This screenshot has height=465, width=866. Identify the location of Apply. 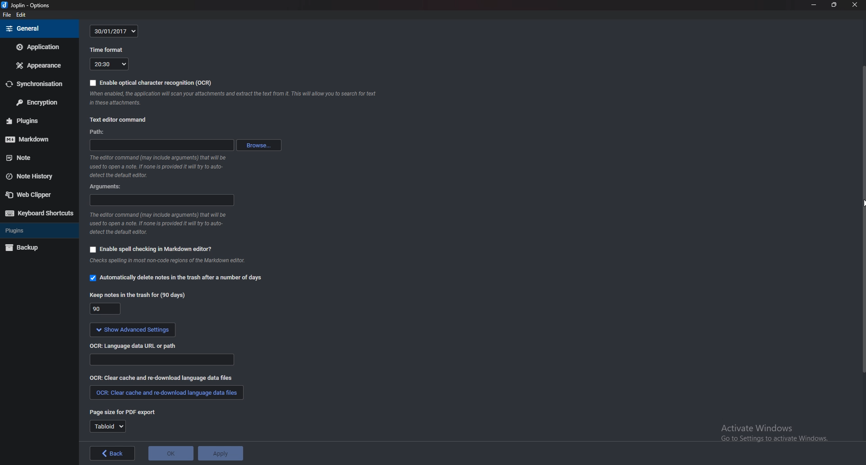
(221, 453).